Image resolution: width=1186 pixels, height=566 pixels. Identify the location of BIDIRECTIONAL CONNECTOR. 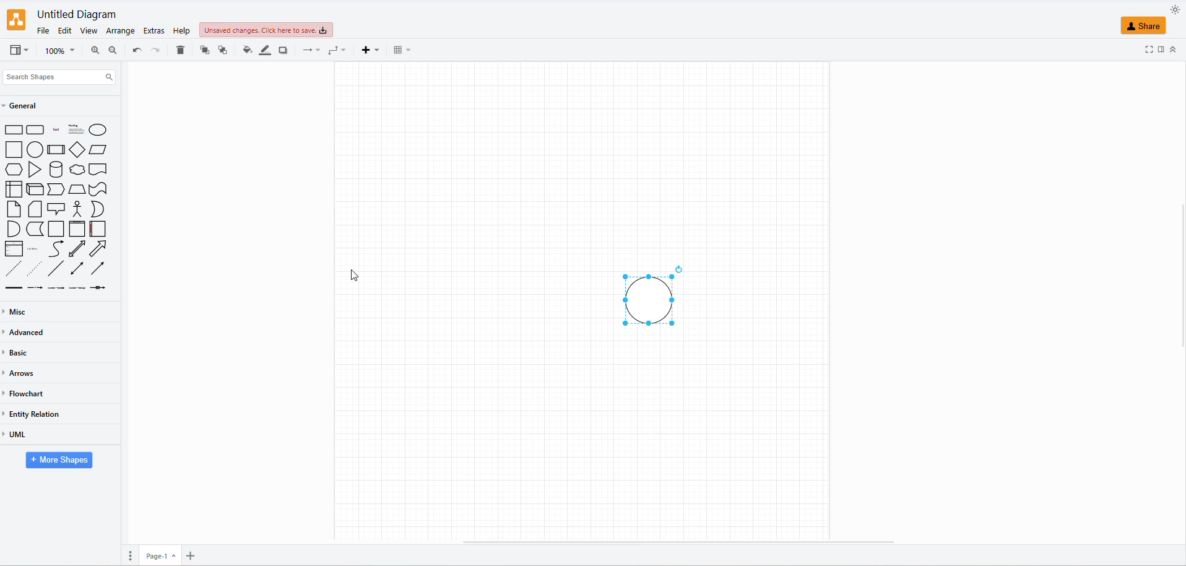
(76, 268).